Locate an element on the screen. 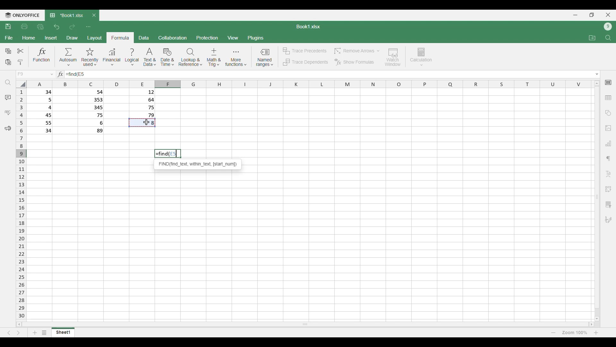 This screenshot has height=347, width=616. Redo is located at coordinates (72, 27).